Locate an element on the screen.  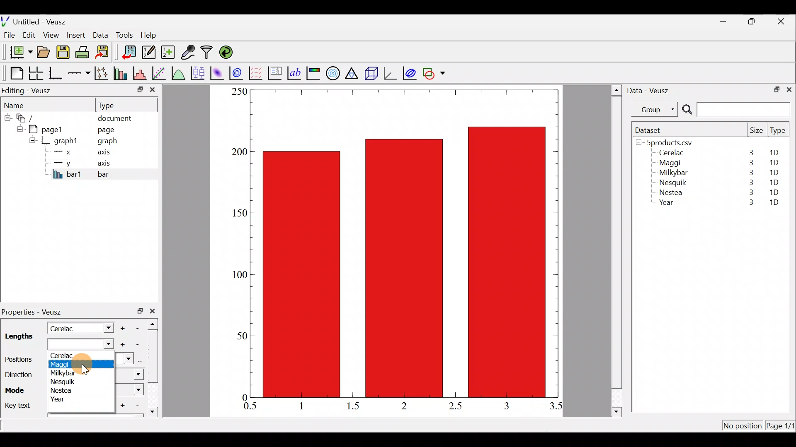
Cursor is located at coordinates (85, 364).